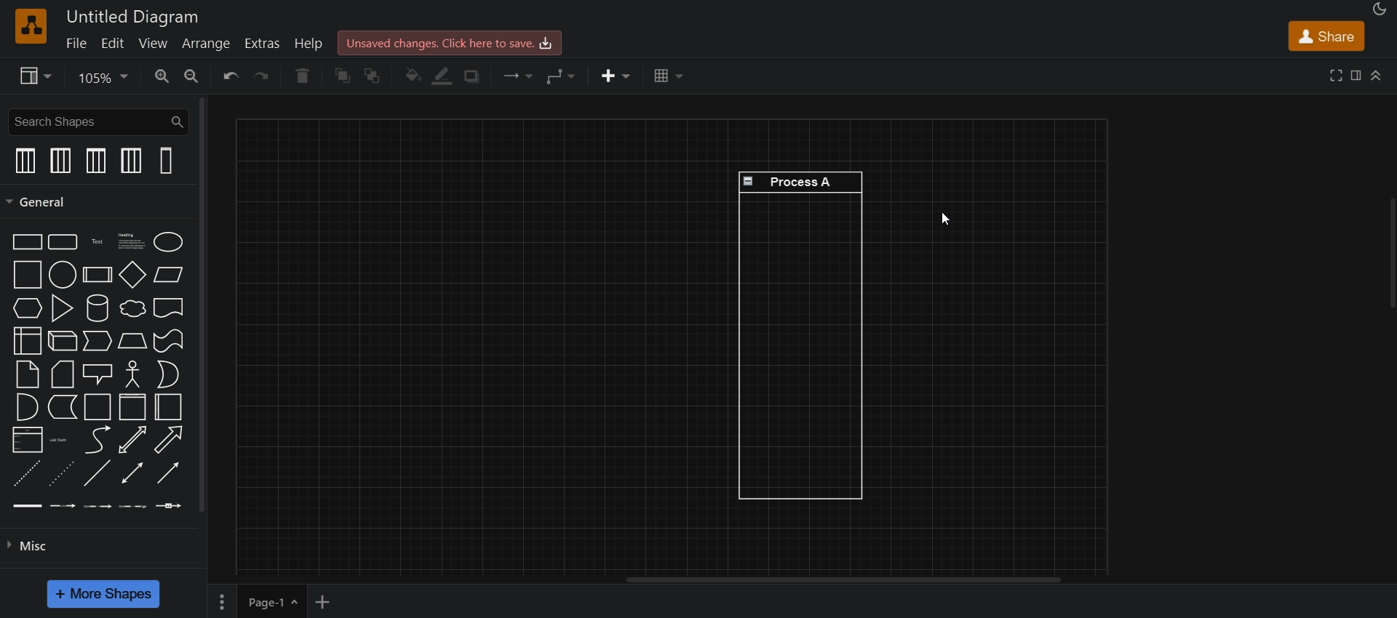  Describe the element at coordinates (333, 601) in the screenshot. I see `add new page` at that location.